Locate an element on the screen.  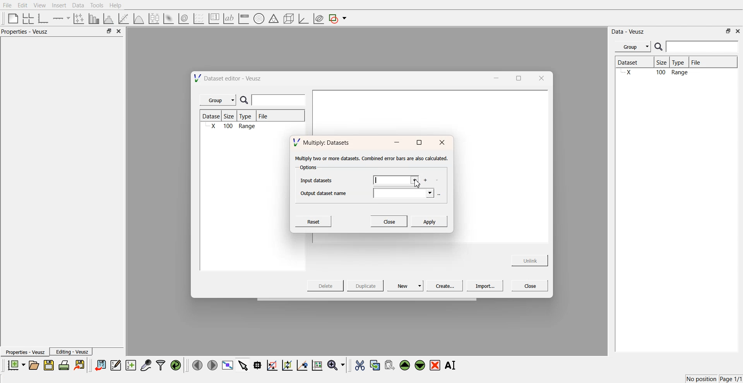
close is located at coordinates (442, 143).